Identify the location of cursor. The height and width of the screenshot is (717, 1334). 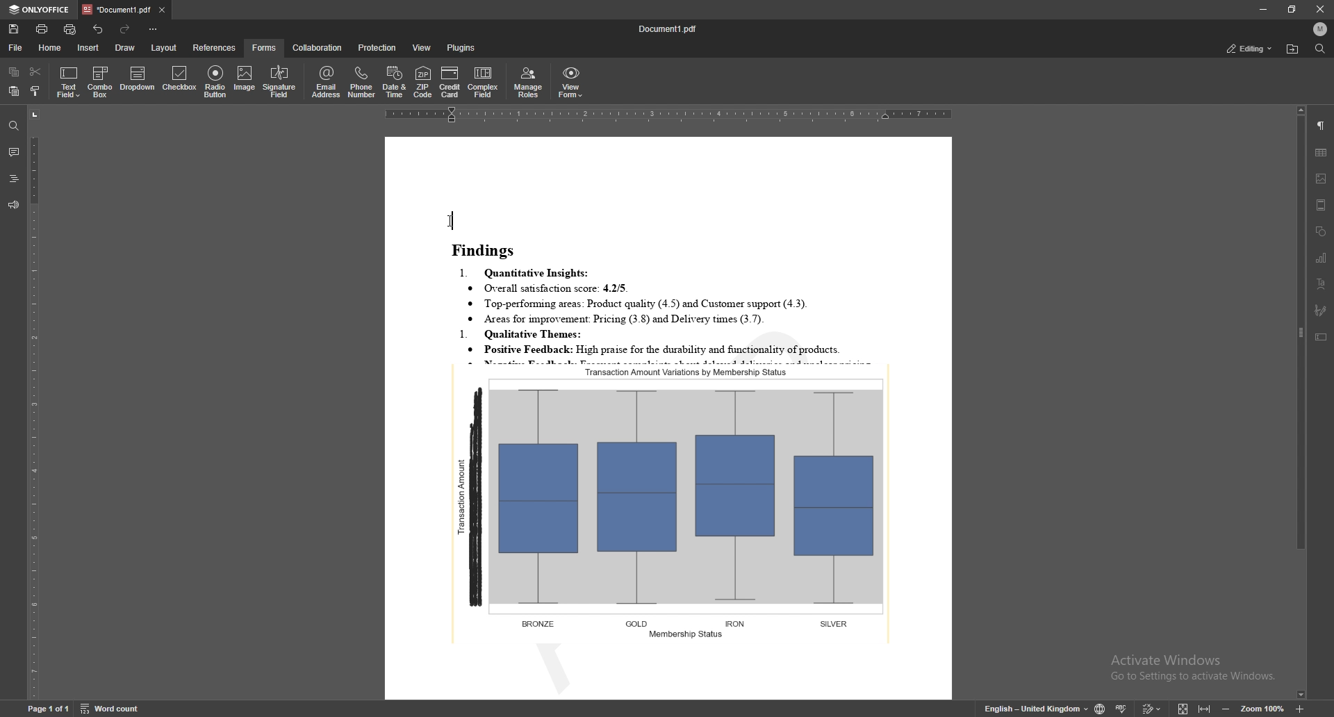
(451, 222).